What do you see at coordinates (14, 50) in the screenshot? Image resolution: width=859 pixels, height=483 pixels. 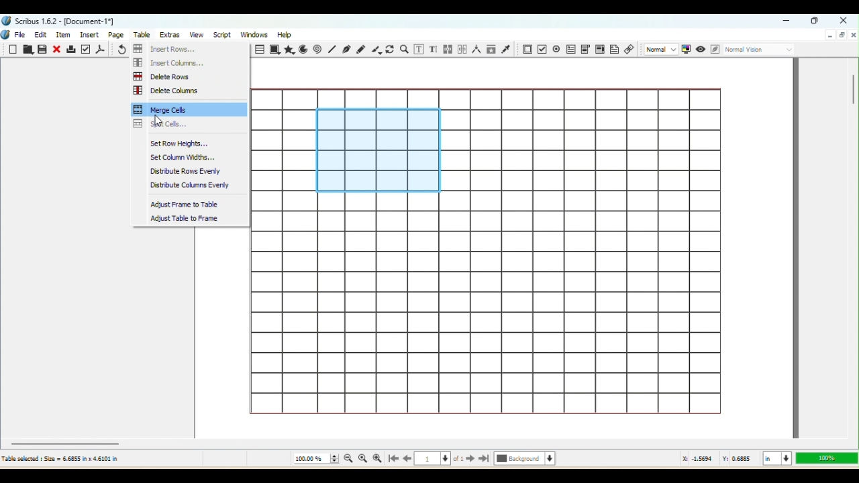 I see `New` at bounding box center [14, 50].